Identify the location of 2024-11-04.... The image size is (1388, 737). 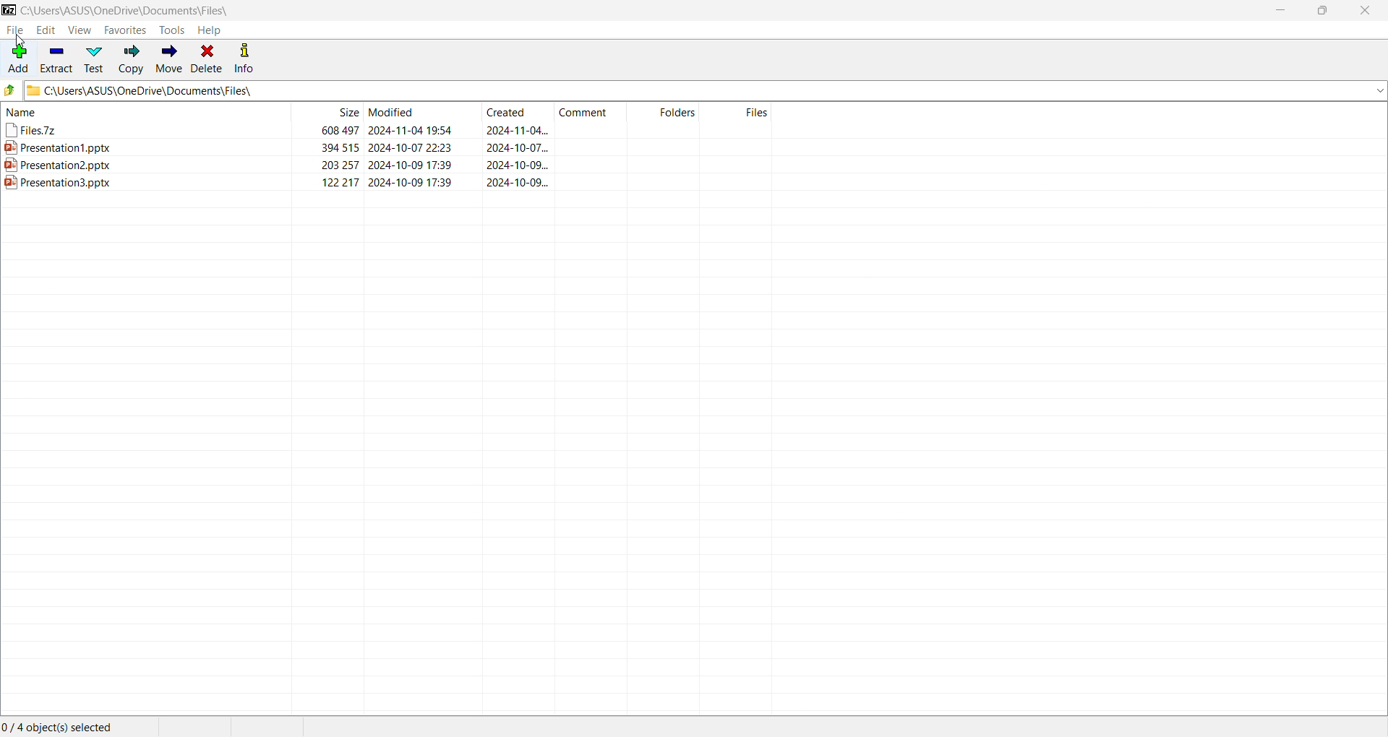
(515, 130).